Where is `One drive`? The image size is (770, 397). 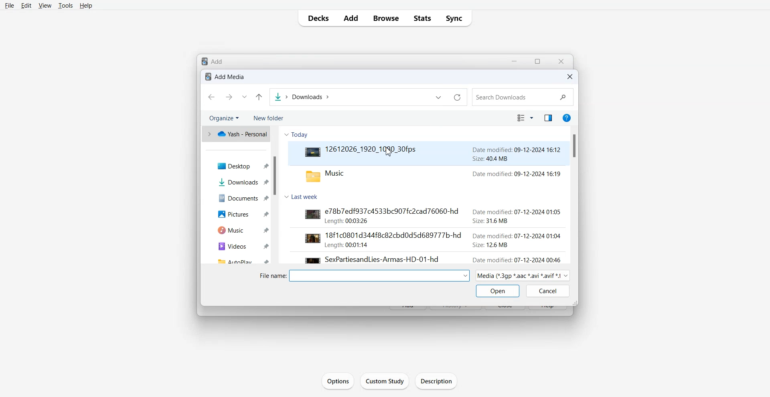 One drive is located at coordinates (235, 134).